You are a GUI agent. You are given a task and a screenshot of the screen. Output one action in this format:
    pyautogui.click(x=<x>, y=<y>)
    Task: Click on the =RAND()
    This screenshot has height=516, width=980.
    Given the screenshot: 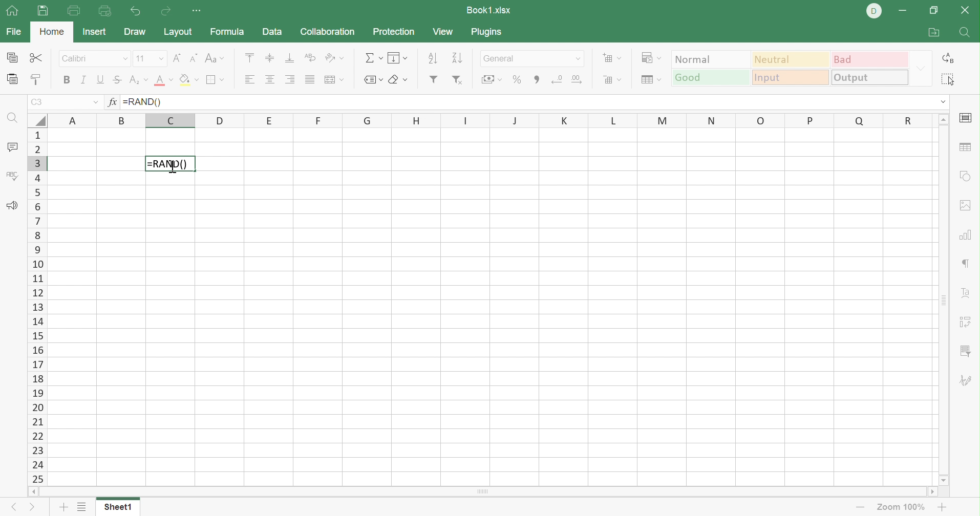 What is the action you would take?
    pyautogui.click(x=170, y=164)
    